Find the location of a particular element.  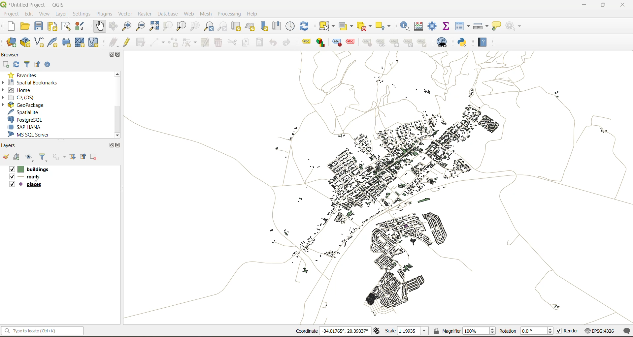

refresh is located at coordinates (17, 65).